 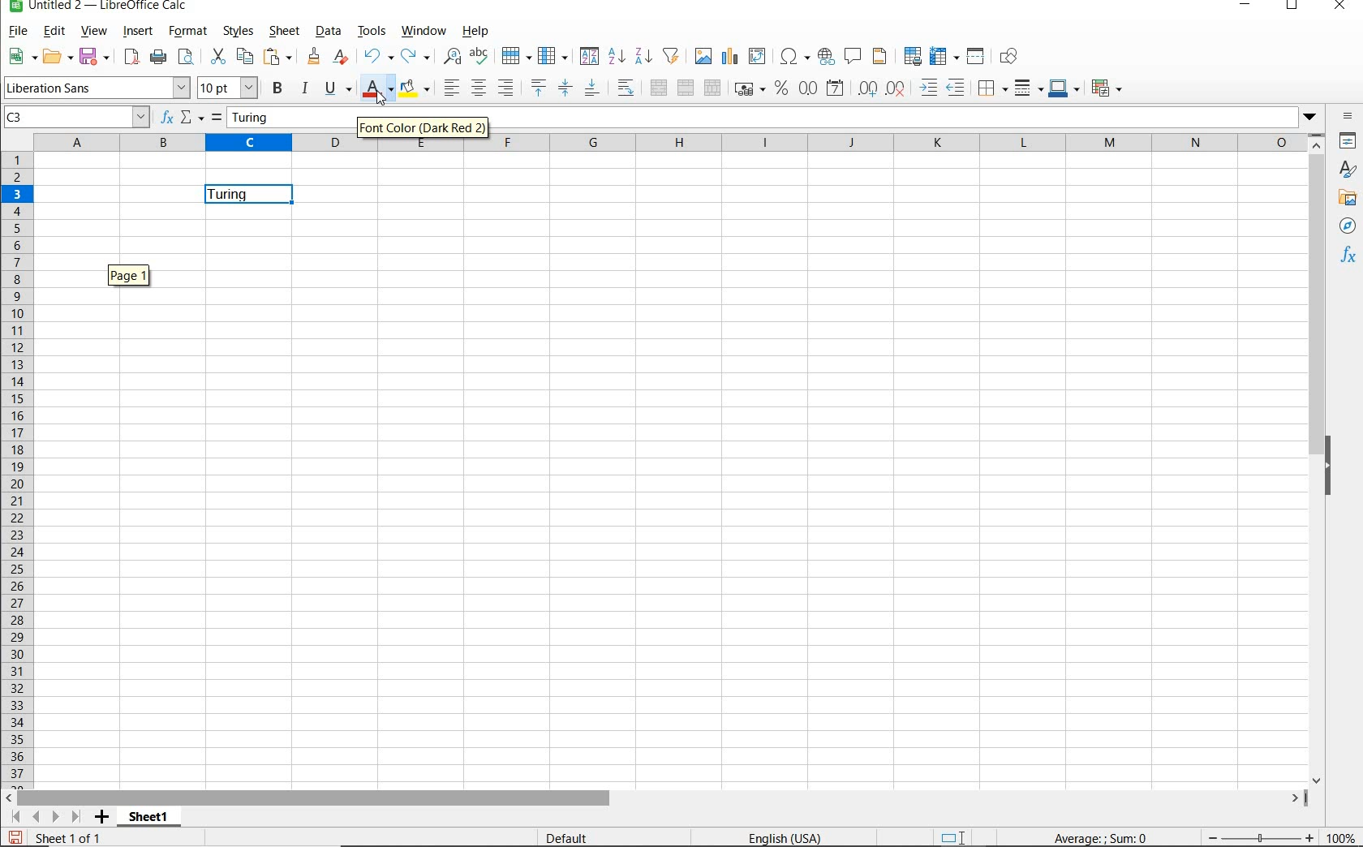 I want to click on COPY, so click(x=247, y=58).